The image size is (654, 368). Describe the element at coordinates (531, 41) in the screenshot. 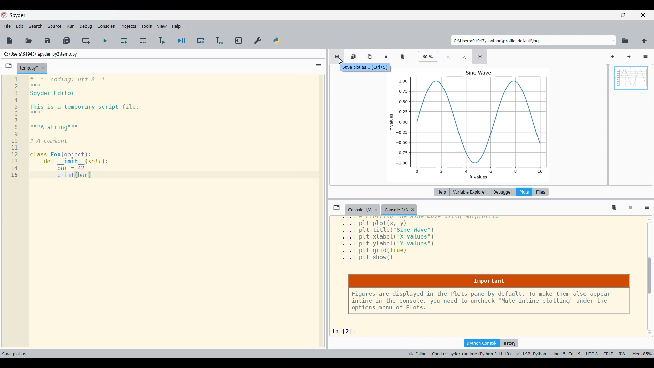

I see `Enter location` at that location.